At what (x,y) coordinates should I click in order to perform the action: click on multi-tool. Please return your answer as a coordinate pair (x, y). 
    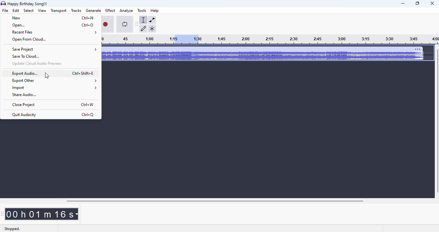
    Looking at the image, I should click on (152, 29).